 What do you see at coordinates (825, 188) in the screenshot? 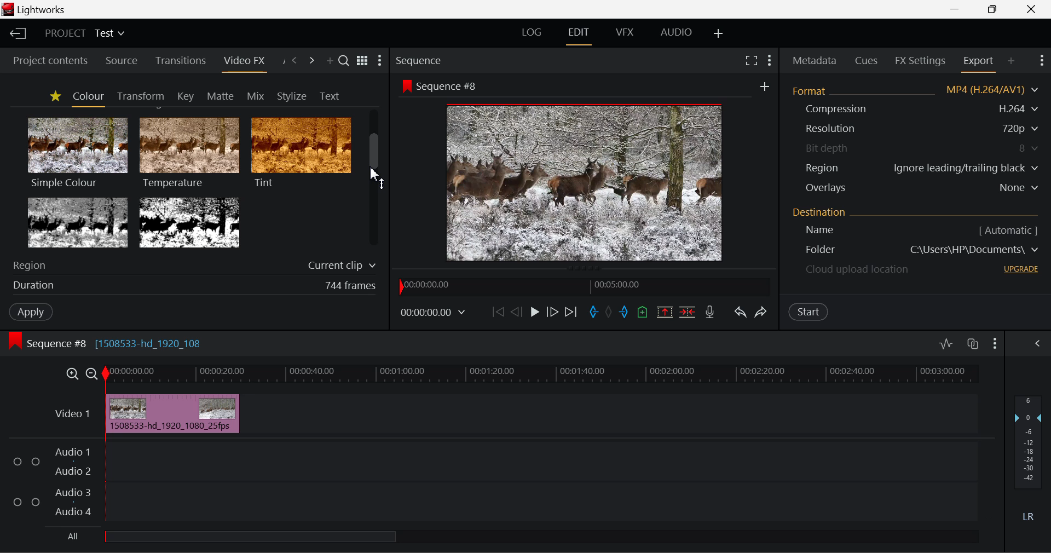
I see `Overlays` at bounding box center [825, 188].